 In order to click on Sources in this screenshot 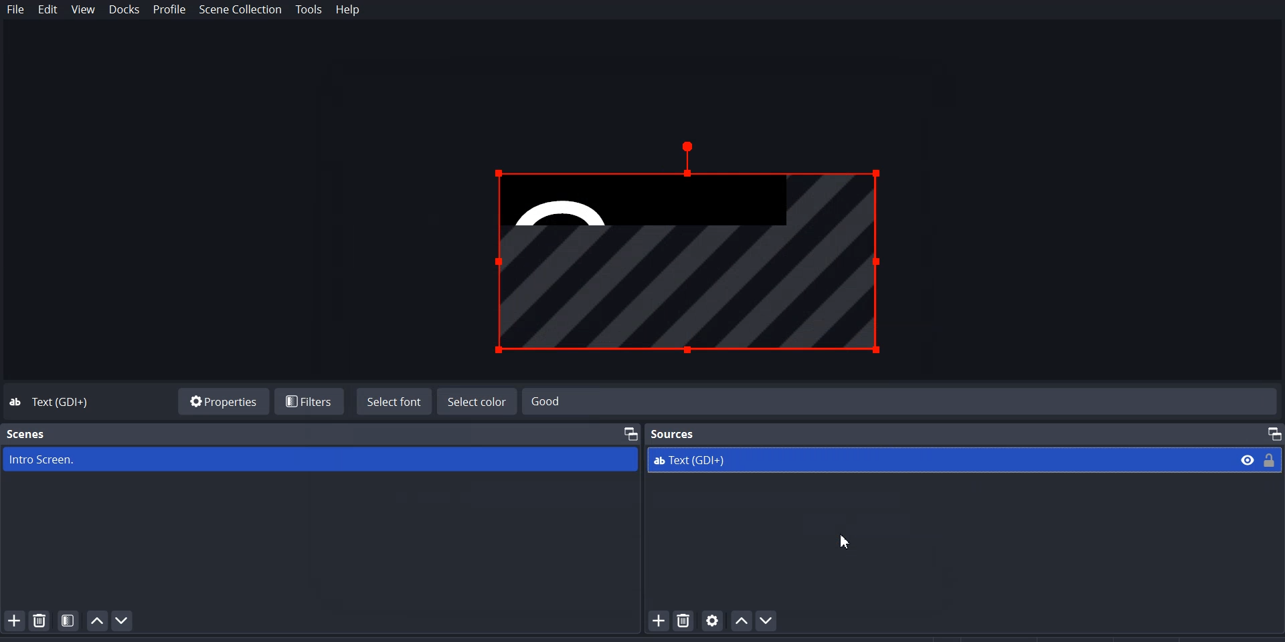, I will do `click(679, 433)`.